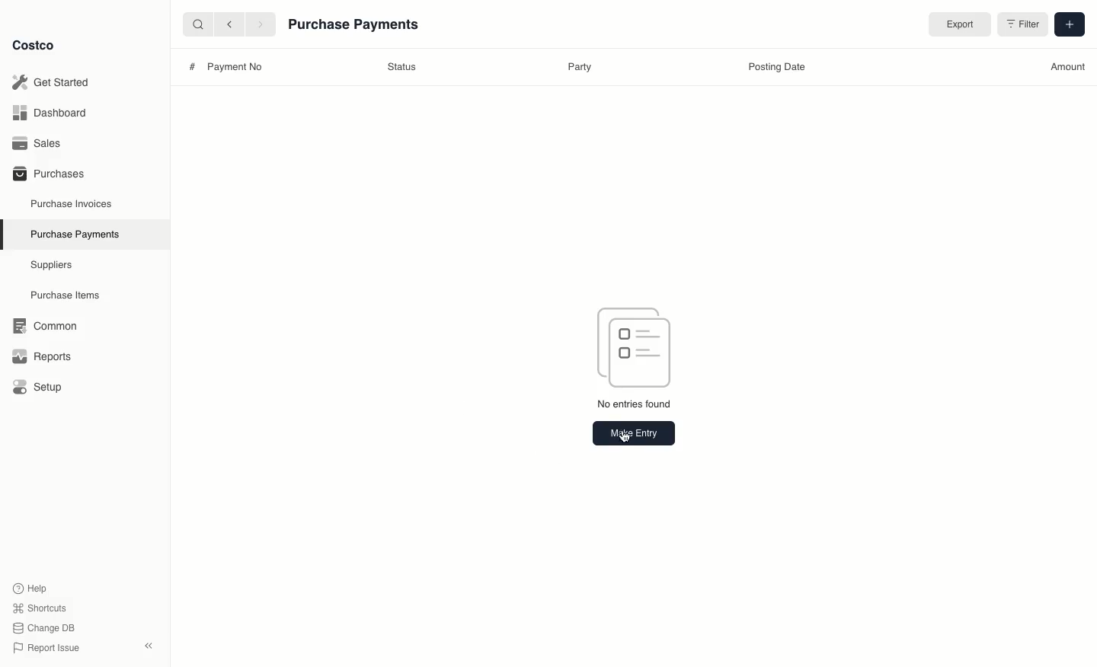 The height and width of the screenshot is (667, 1097). Describe the element at coordinates (42, 143) in the screenshot. I see `Sales` at that location.